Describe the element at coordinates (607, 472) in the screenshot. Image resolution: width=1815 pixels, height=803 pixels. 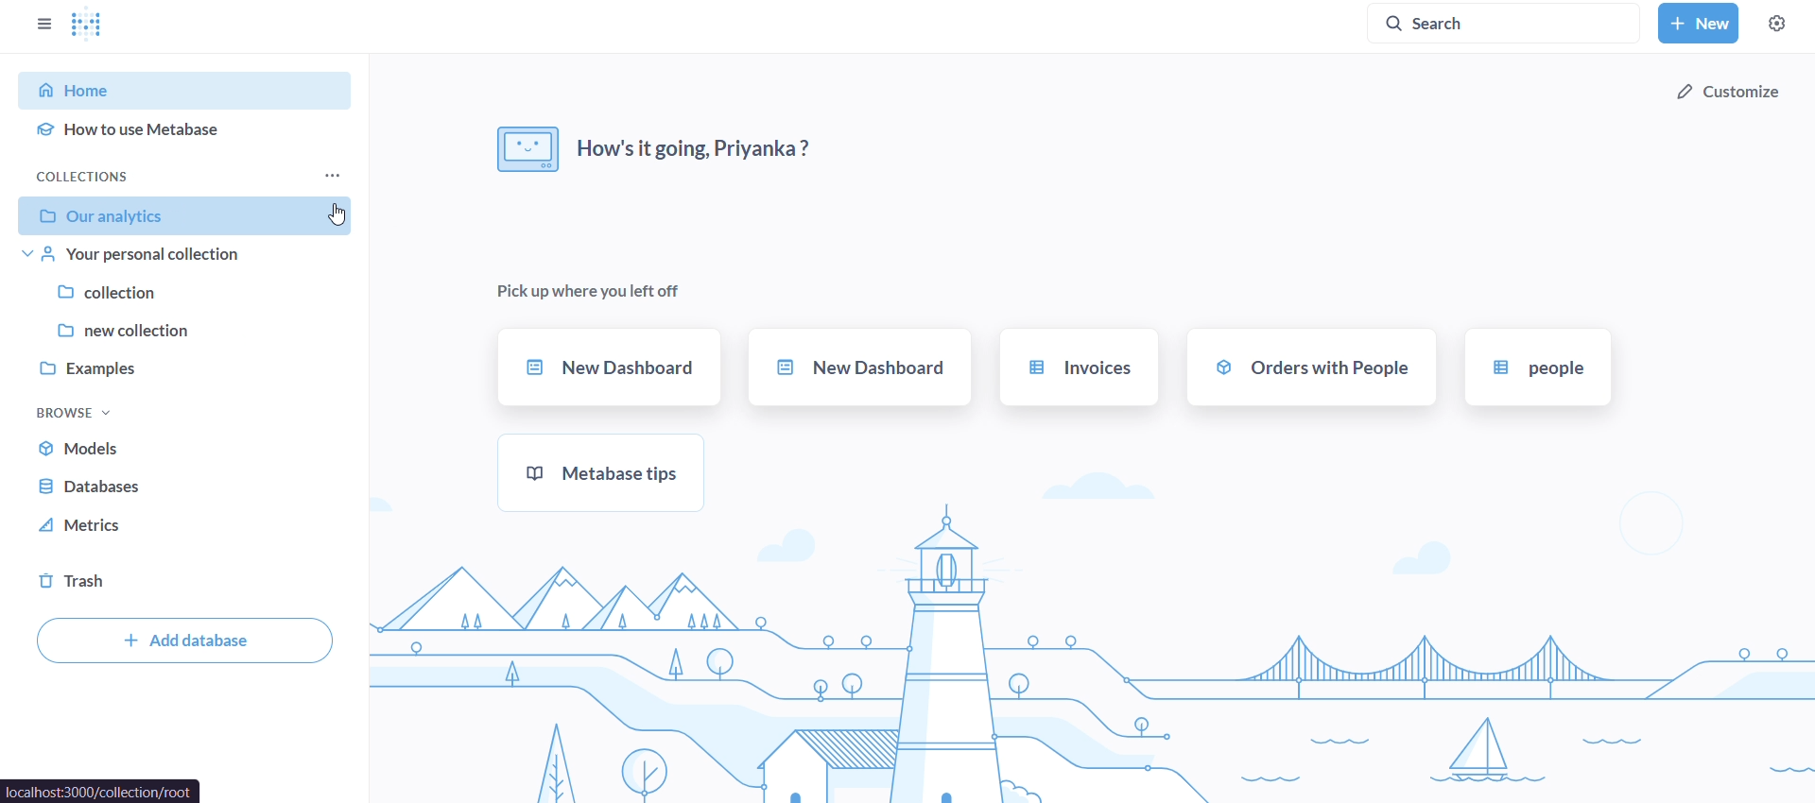
I see `metabase tips` at that location.